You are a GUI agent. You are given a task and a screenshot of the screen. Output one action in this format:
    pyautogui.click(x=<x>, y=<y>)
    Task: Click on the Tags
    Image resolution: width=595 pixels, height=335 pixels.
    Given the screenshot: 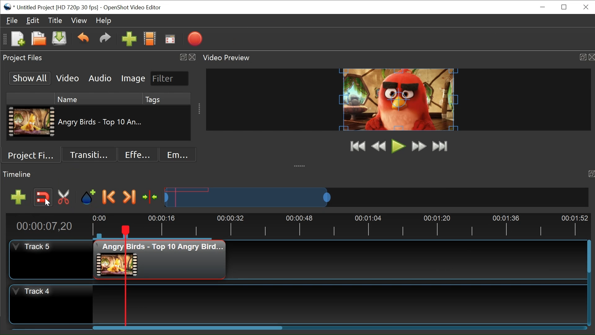 What is the action you would take?
    pyautogui.click(x=151, y=98)
    